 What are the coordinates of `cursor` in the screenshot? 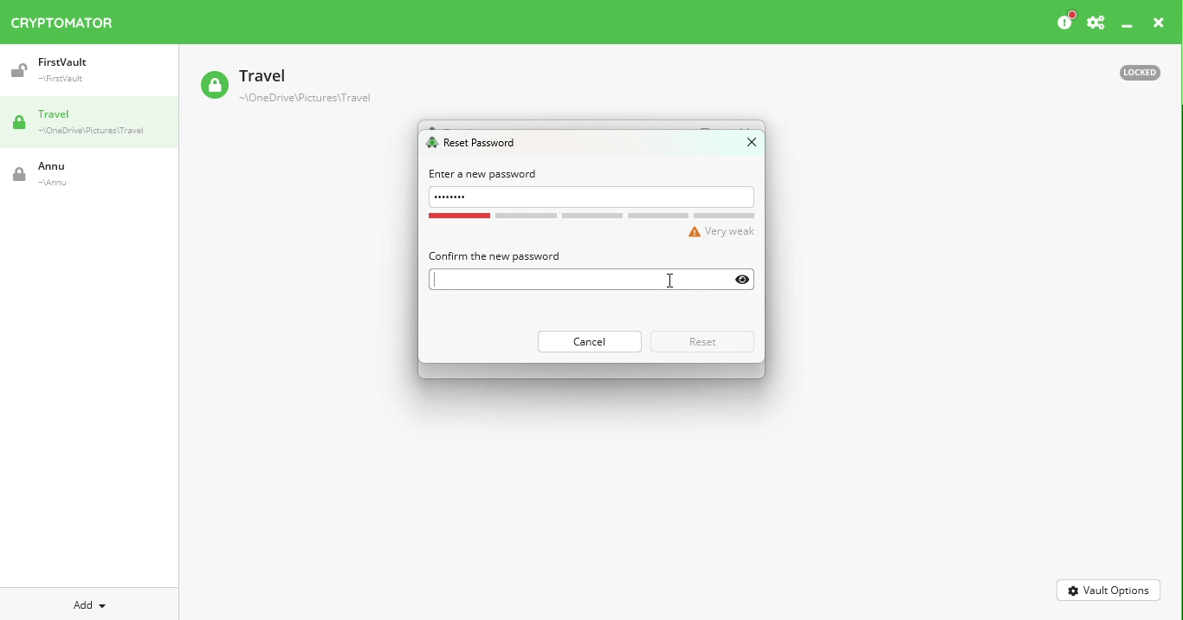 It's located at (671, 283).